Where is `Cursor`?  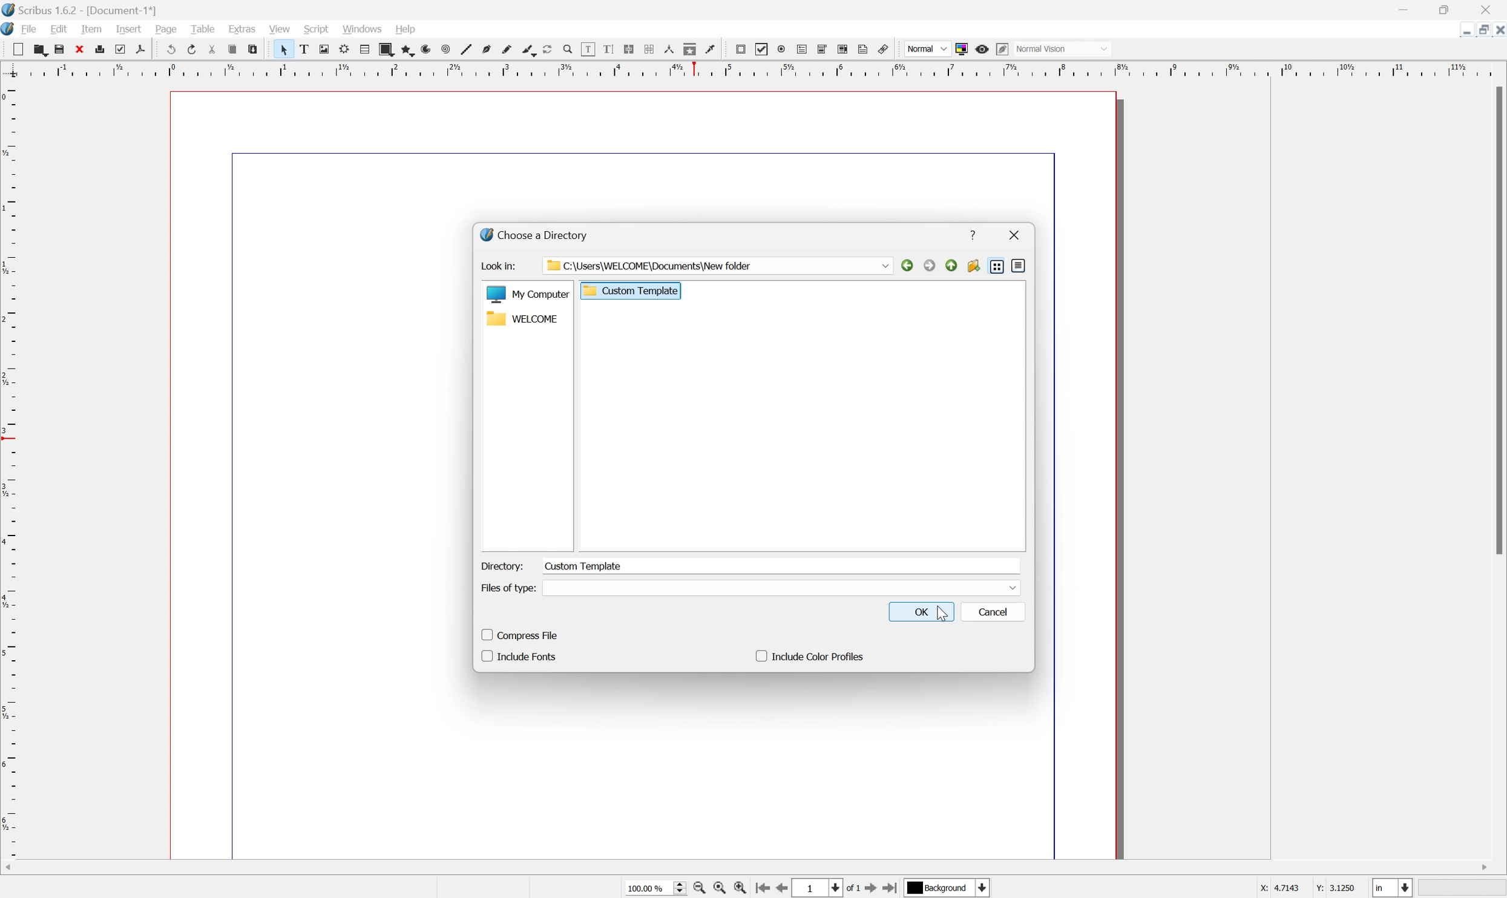 Cursor is located at coordinates (942, 611).